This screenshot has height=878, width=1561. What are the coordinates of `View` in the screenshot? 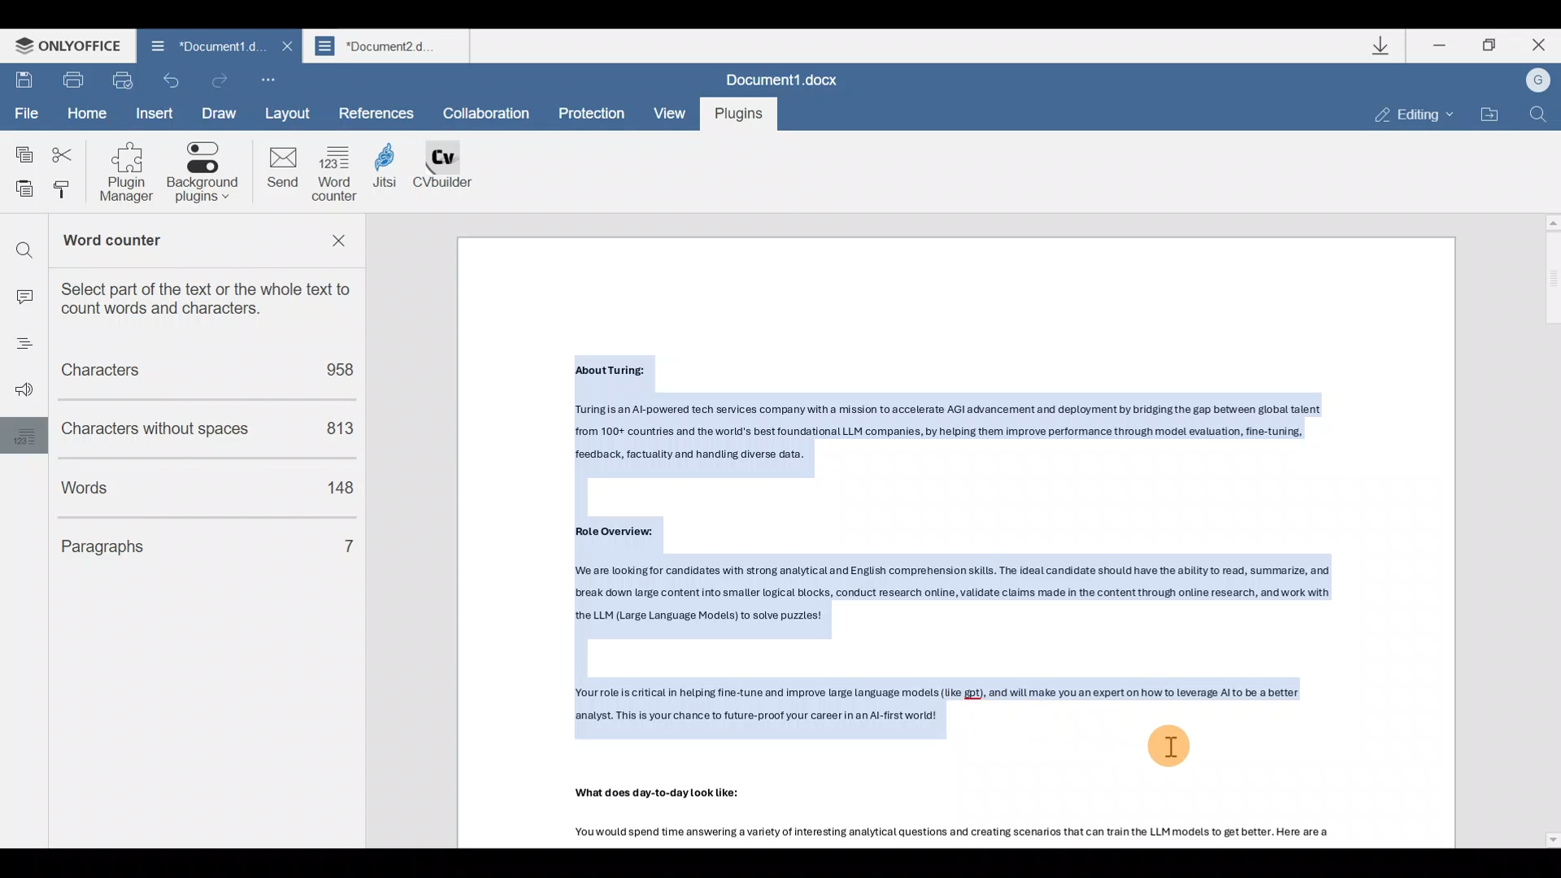 It's located at (668, 114).